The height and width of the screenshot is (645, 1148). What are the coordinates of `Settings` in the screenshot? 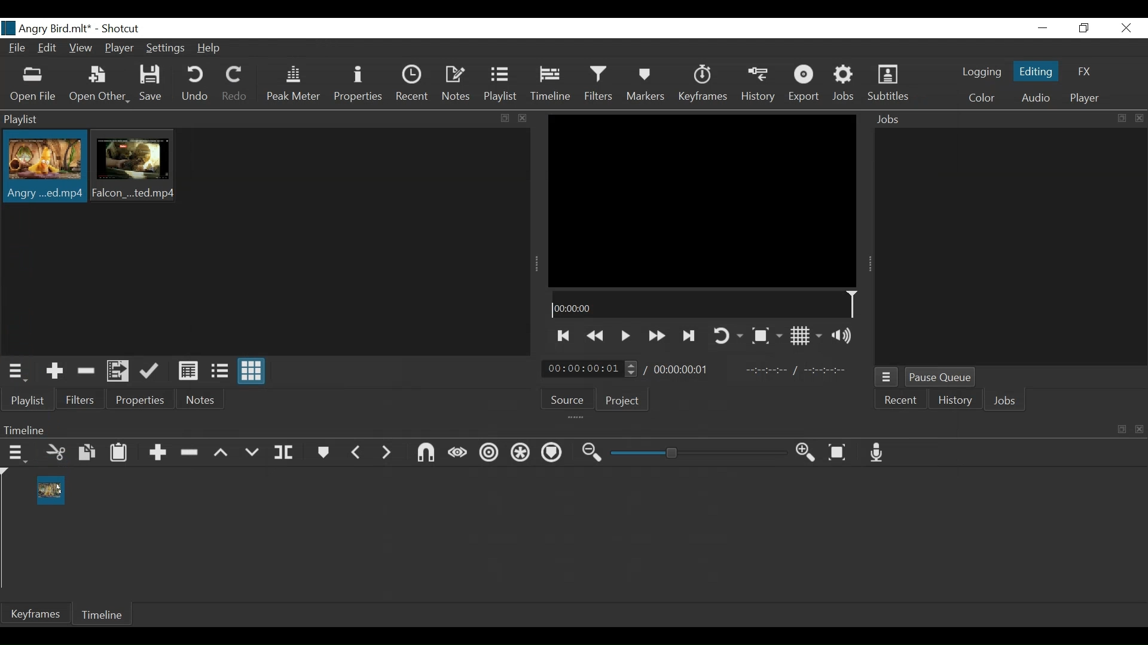 It's located at (166, 48).